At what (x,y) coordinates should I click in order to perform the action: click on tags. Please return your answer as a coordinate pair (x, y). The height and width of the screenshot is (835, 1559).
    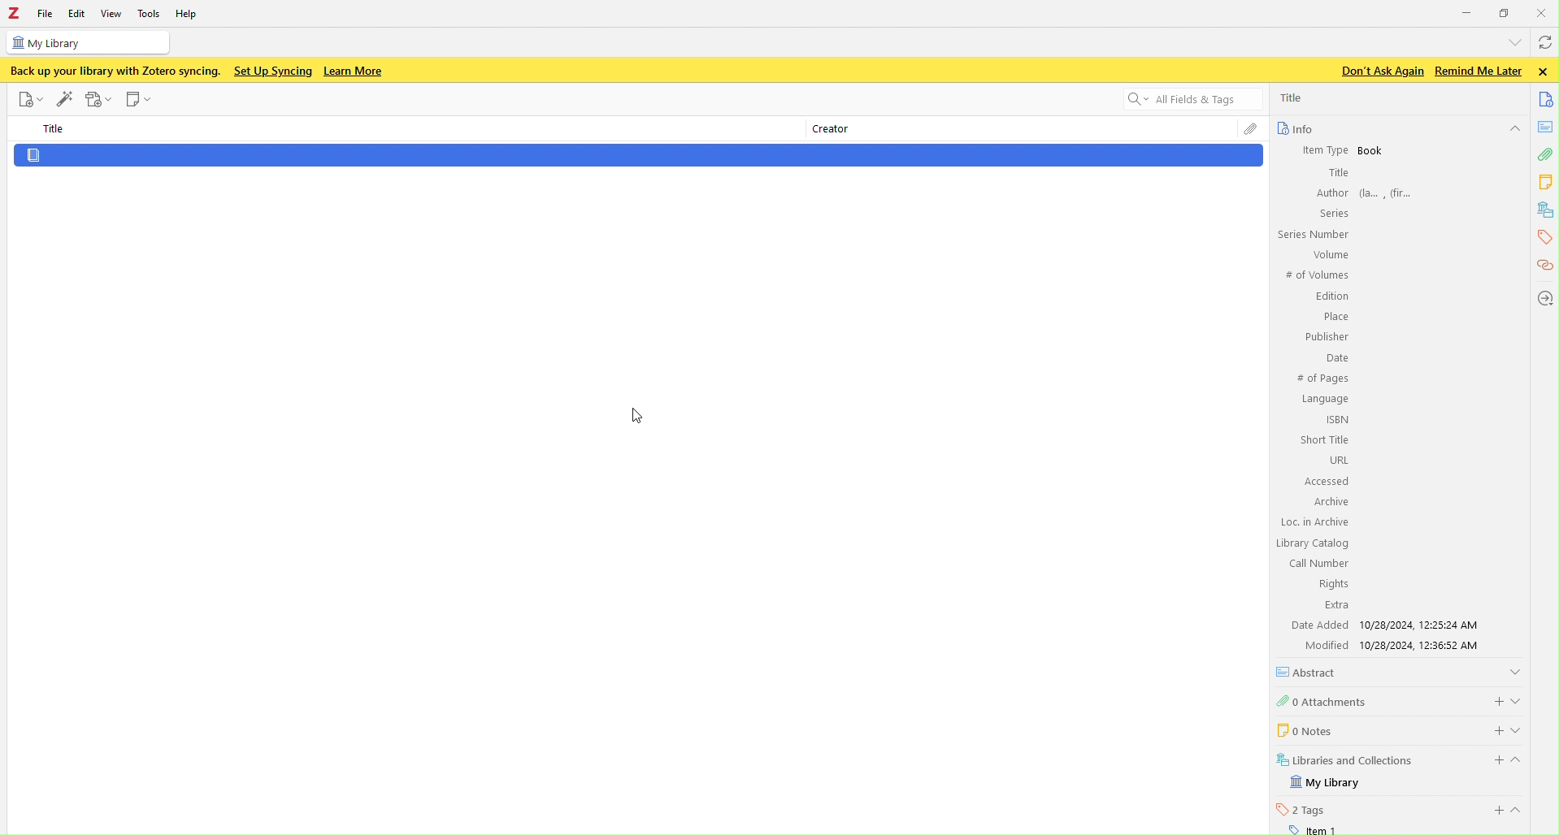
    Looking at the image, I should click on (1543, 237).